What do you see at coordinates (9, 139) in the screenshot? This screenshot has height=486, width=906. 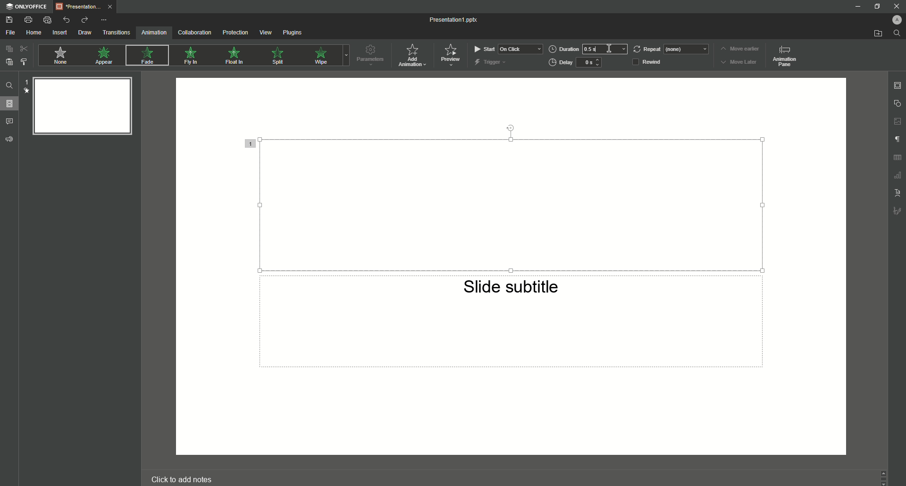 I see `Feedback` at bounding box center [9, 139].